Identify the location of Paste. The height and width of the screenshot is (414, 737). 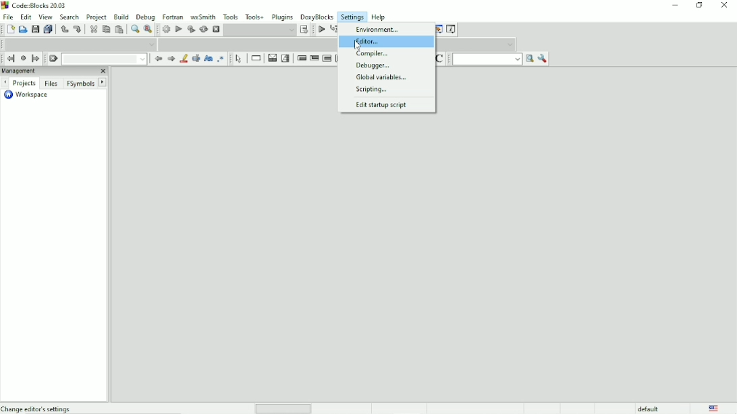
(119, 29).